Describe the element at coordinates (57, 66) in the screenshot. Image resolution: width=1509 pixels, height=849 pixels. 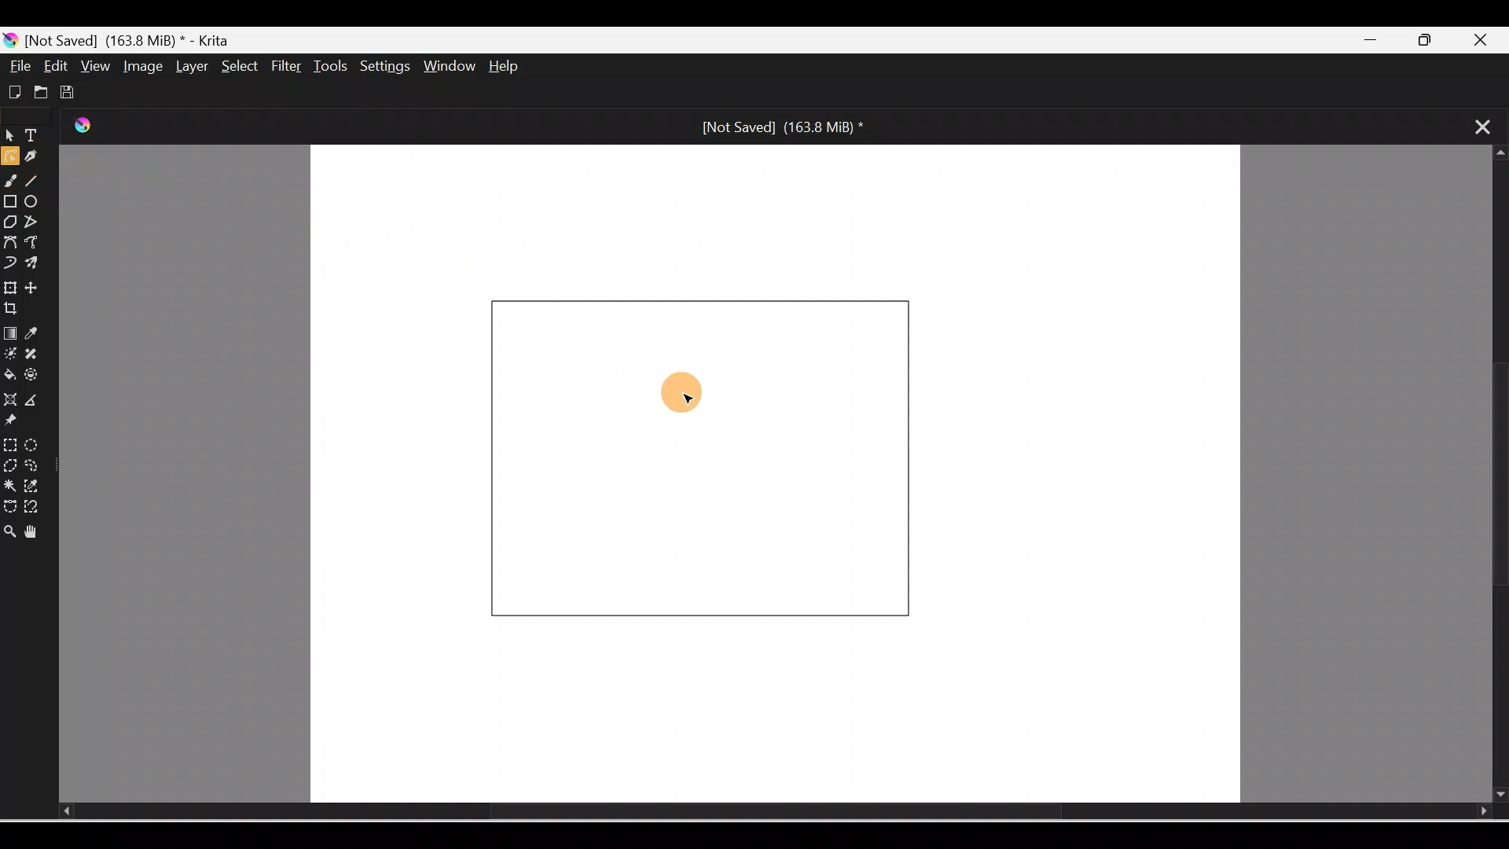
I see `Edit` at that location.